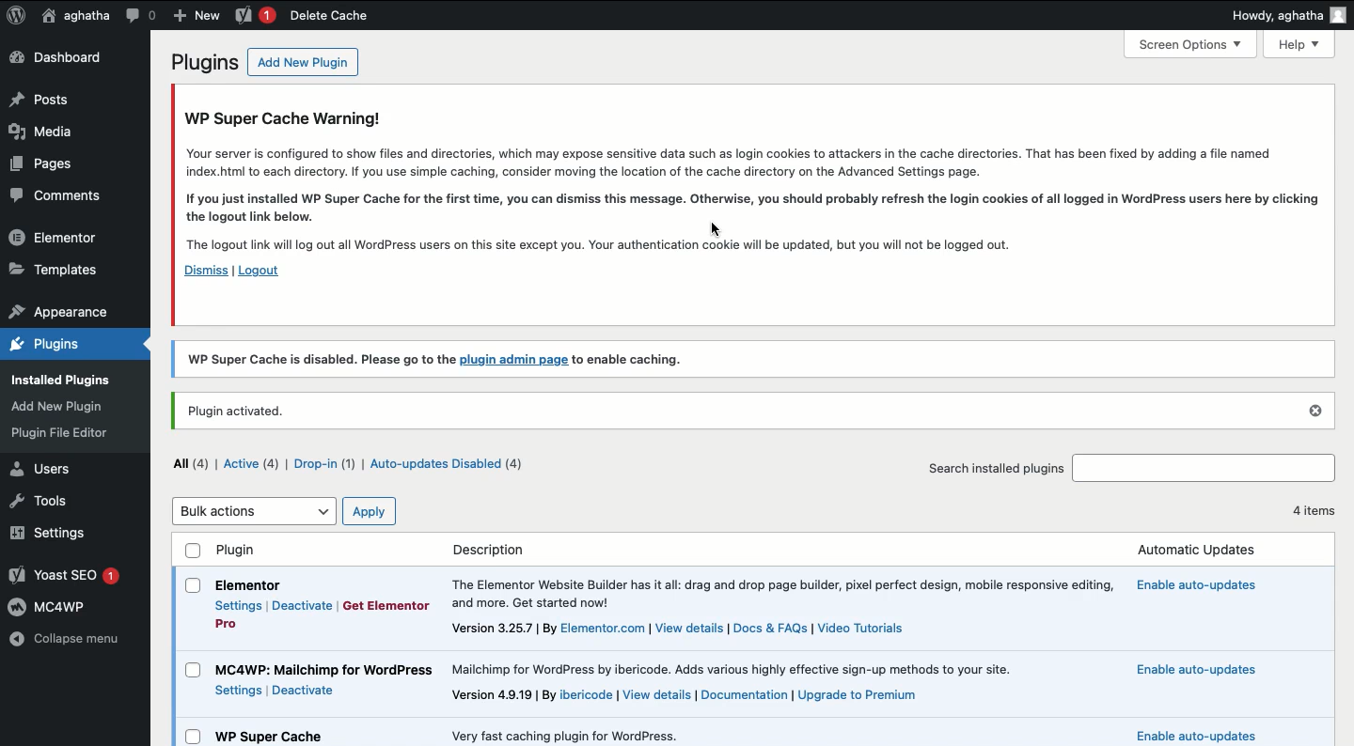  I want to click on Usera, so click(75, 16).